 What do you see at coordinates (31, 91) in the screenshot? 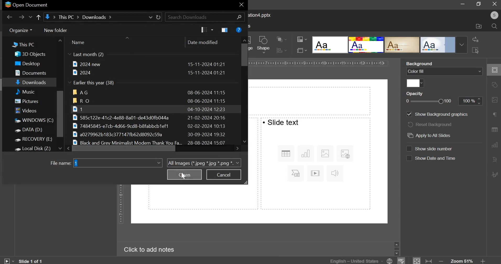
I see `music` at bounding box center [31, 91].